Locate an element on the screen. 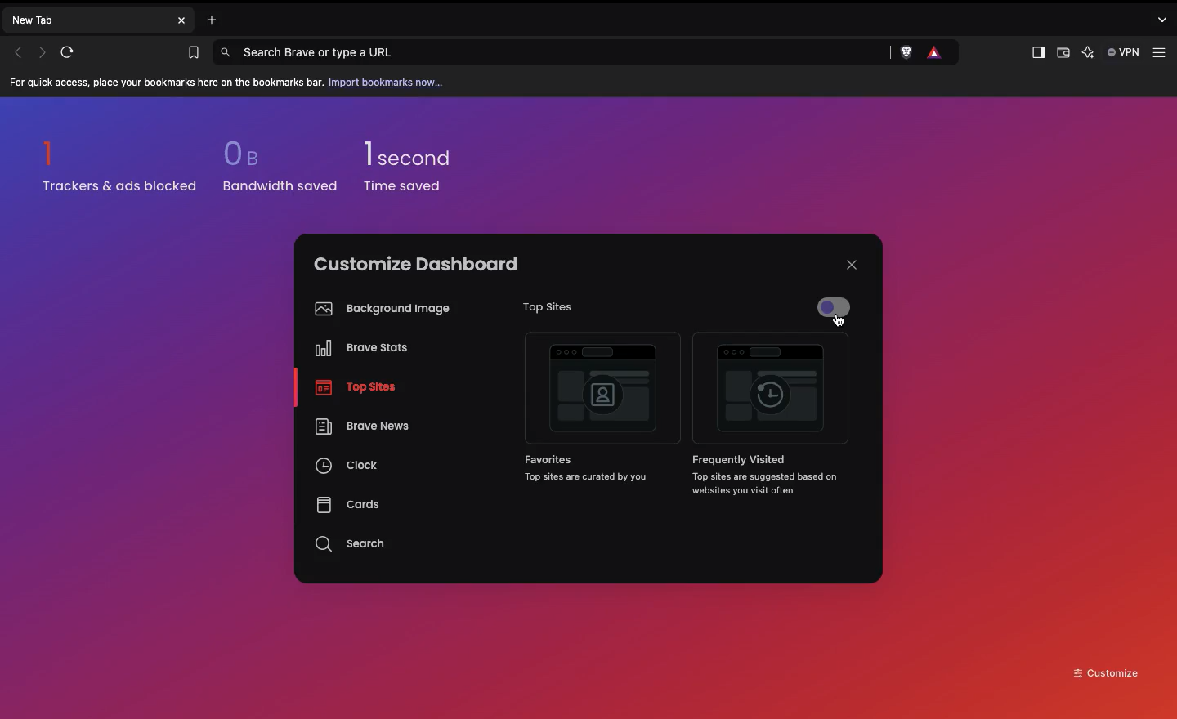 This screenshot has width=1177, height=719. New background is located at coordinates (844, 163).